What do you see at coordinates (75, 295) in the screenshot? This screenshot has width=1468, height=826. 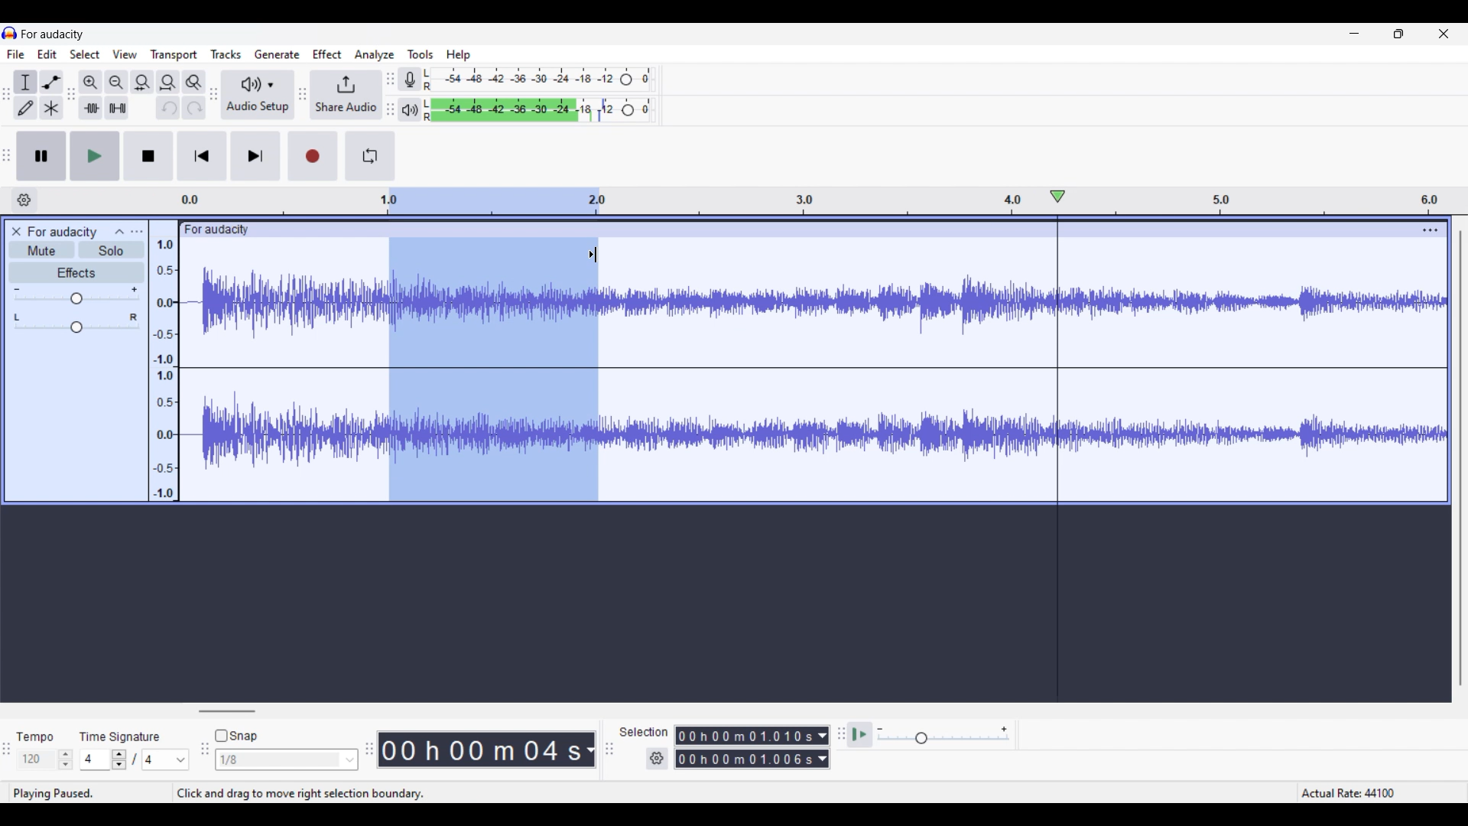 I see `Volume scale` at bounding box center [75, 295].